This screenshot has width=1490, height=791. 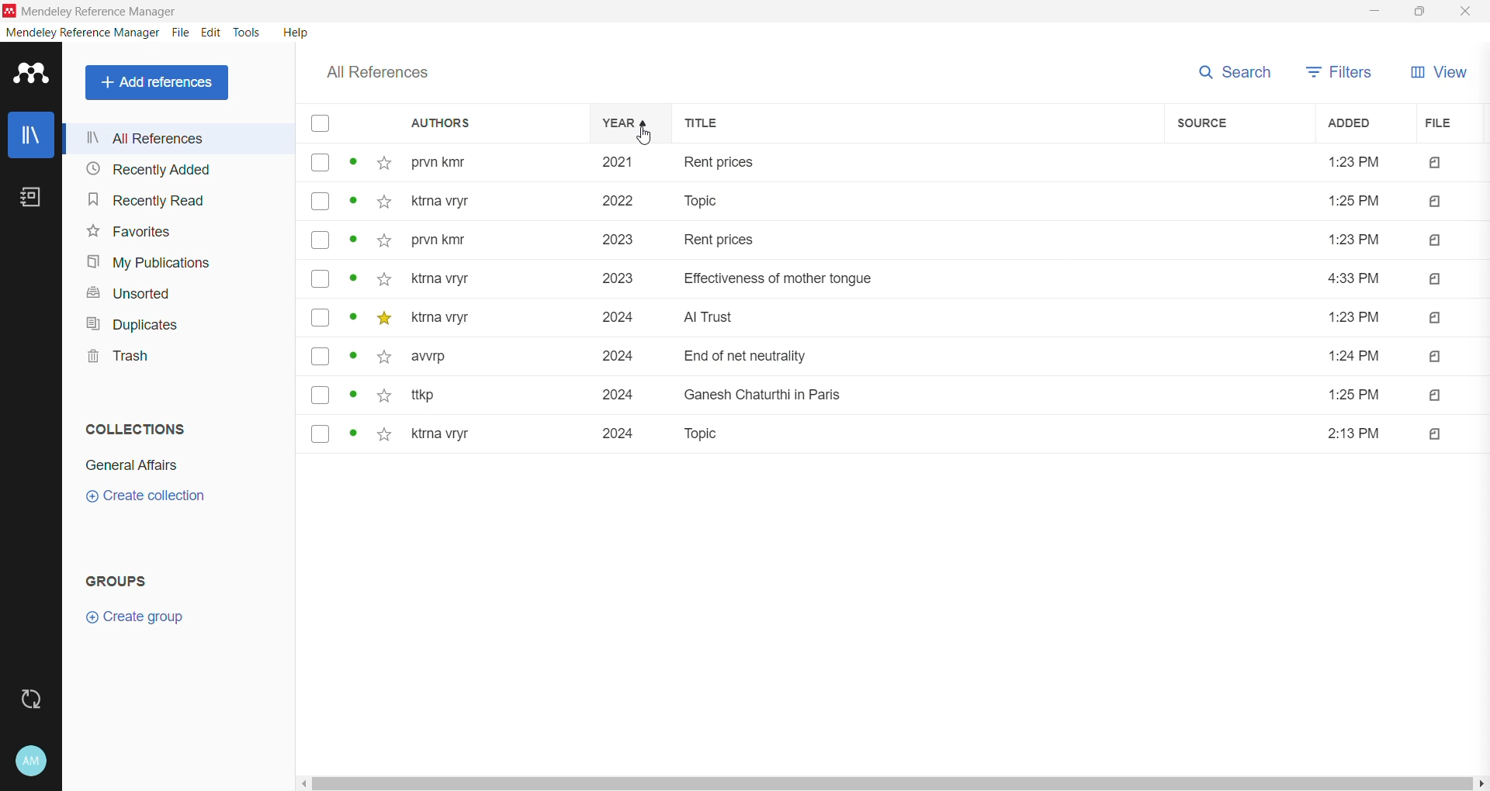 I want to click on select, so click(x=321, y=433).